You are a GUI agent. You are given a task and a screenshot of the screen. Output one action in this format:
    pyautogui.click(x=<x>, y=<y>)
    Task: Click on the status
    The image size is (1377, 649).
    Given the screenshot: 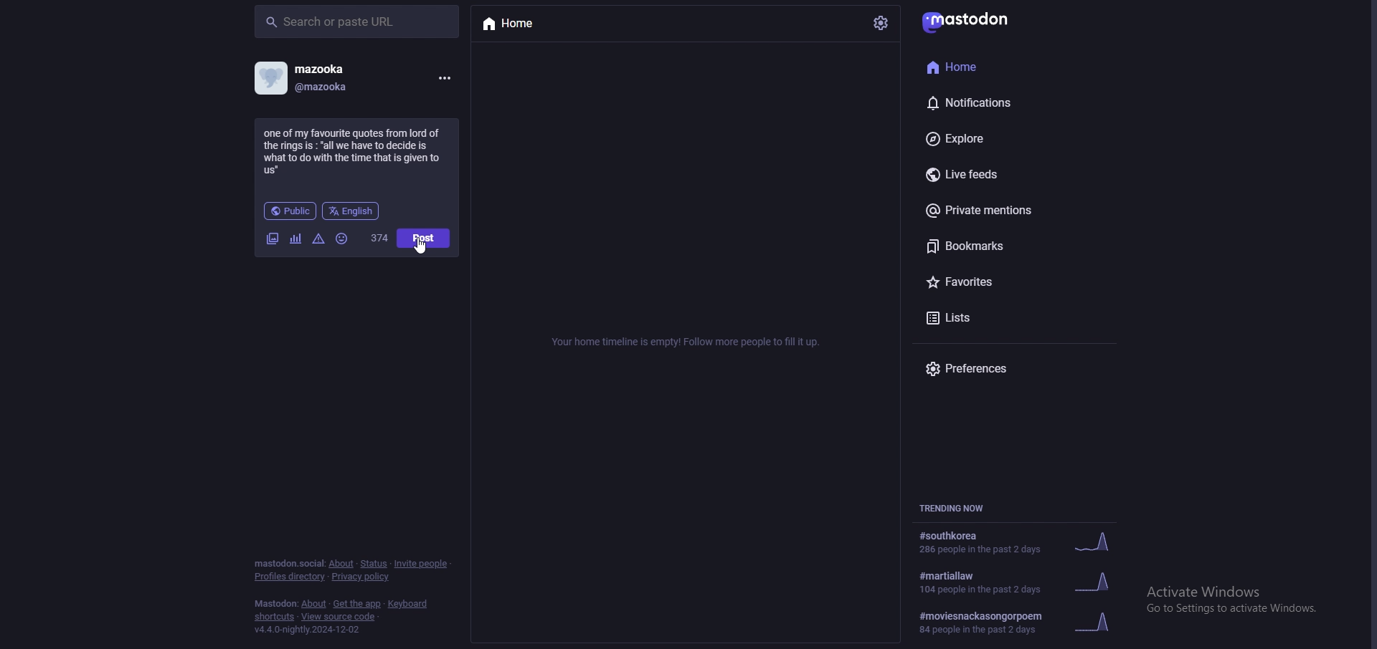 What is the action you would take?
    pyautogui.click(x=374, y=564)
    